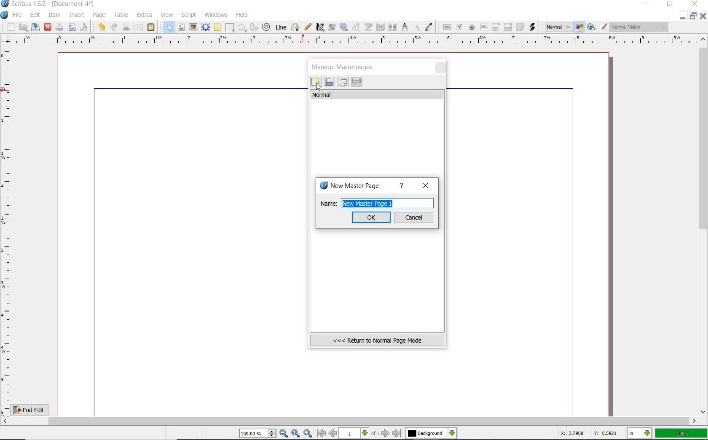 The image size is (708, 440). Describe the element at coordinates (640, 28) in the screenshot. I see `Normal Vision` at that location.